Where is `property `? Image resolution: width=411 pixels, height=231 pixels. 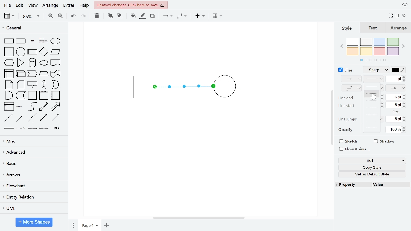
property  is located at coordinates (352, 184).